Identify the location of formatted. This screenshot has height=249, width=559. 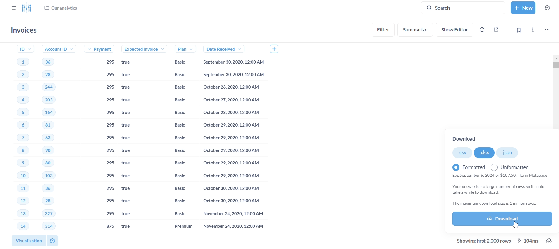
(466, 166).